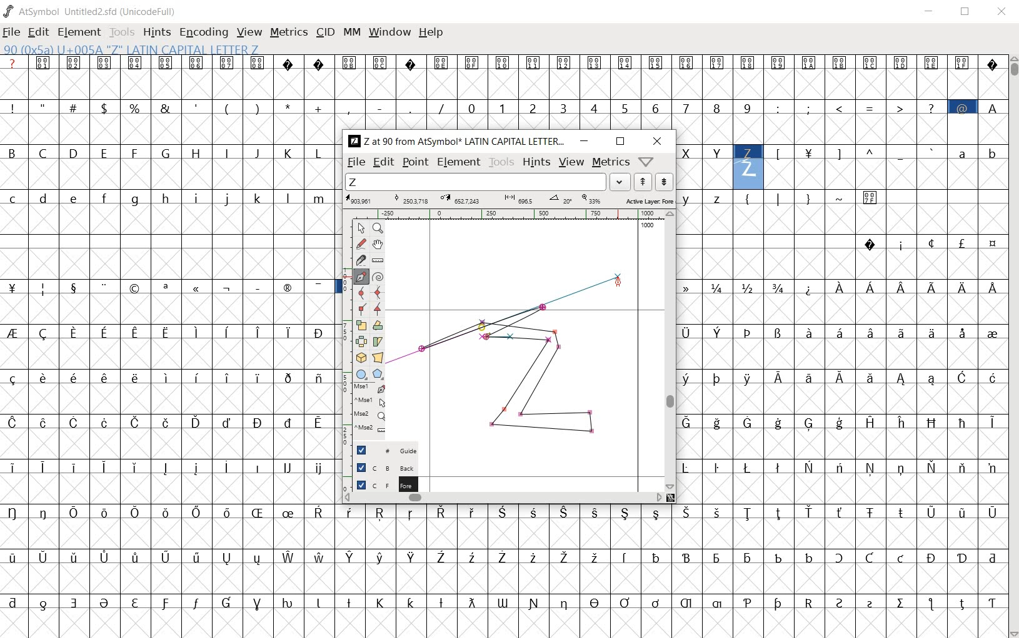 The width and height of the screenshot is (1019, 638). What do you see at coordinates (360, 277) in the screenshot?
I see `add a point, then drag out its control points` at bounding box center [360, 277].